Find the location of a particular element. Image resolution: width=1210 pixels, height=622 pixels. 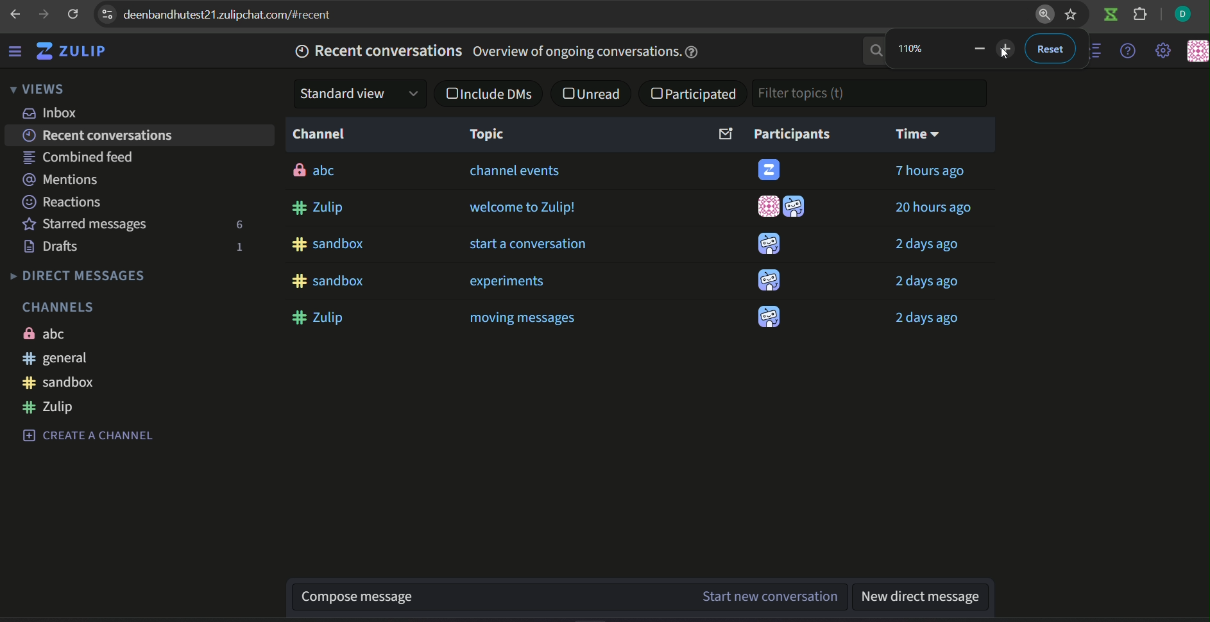

recent conversations overview of ongoing conversations is located at coordinates (500, 53).